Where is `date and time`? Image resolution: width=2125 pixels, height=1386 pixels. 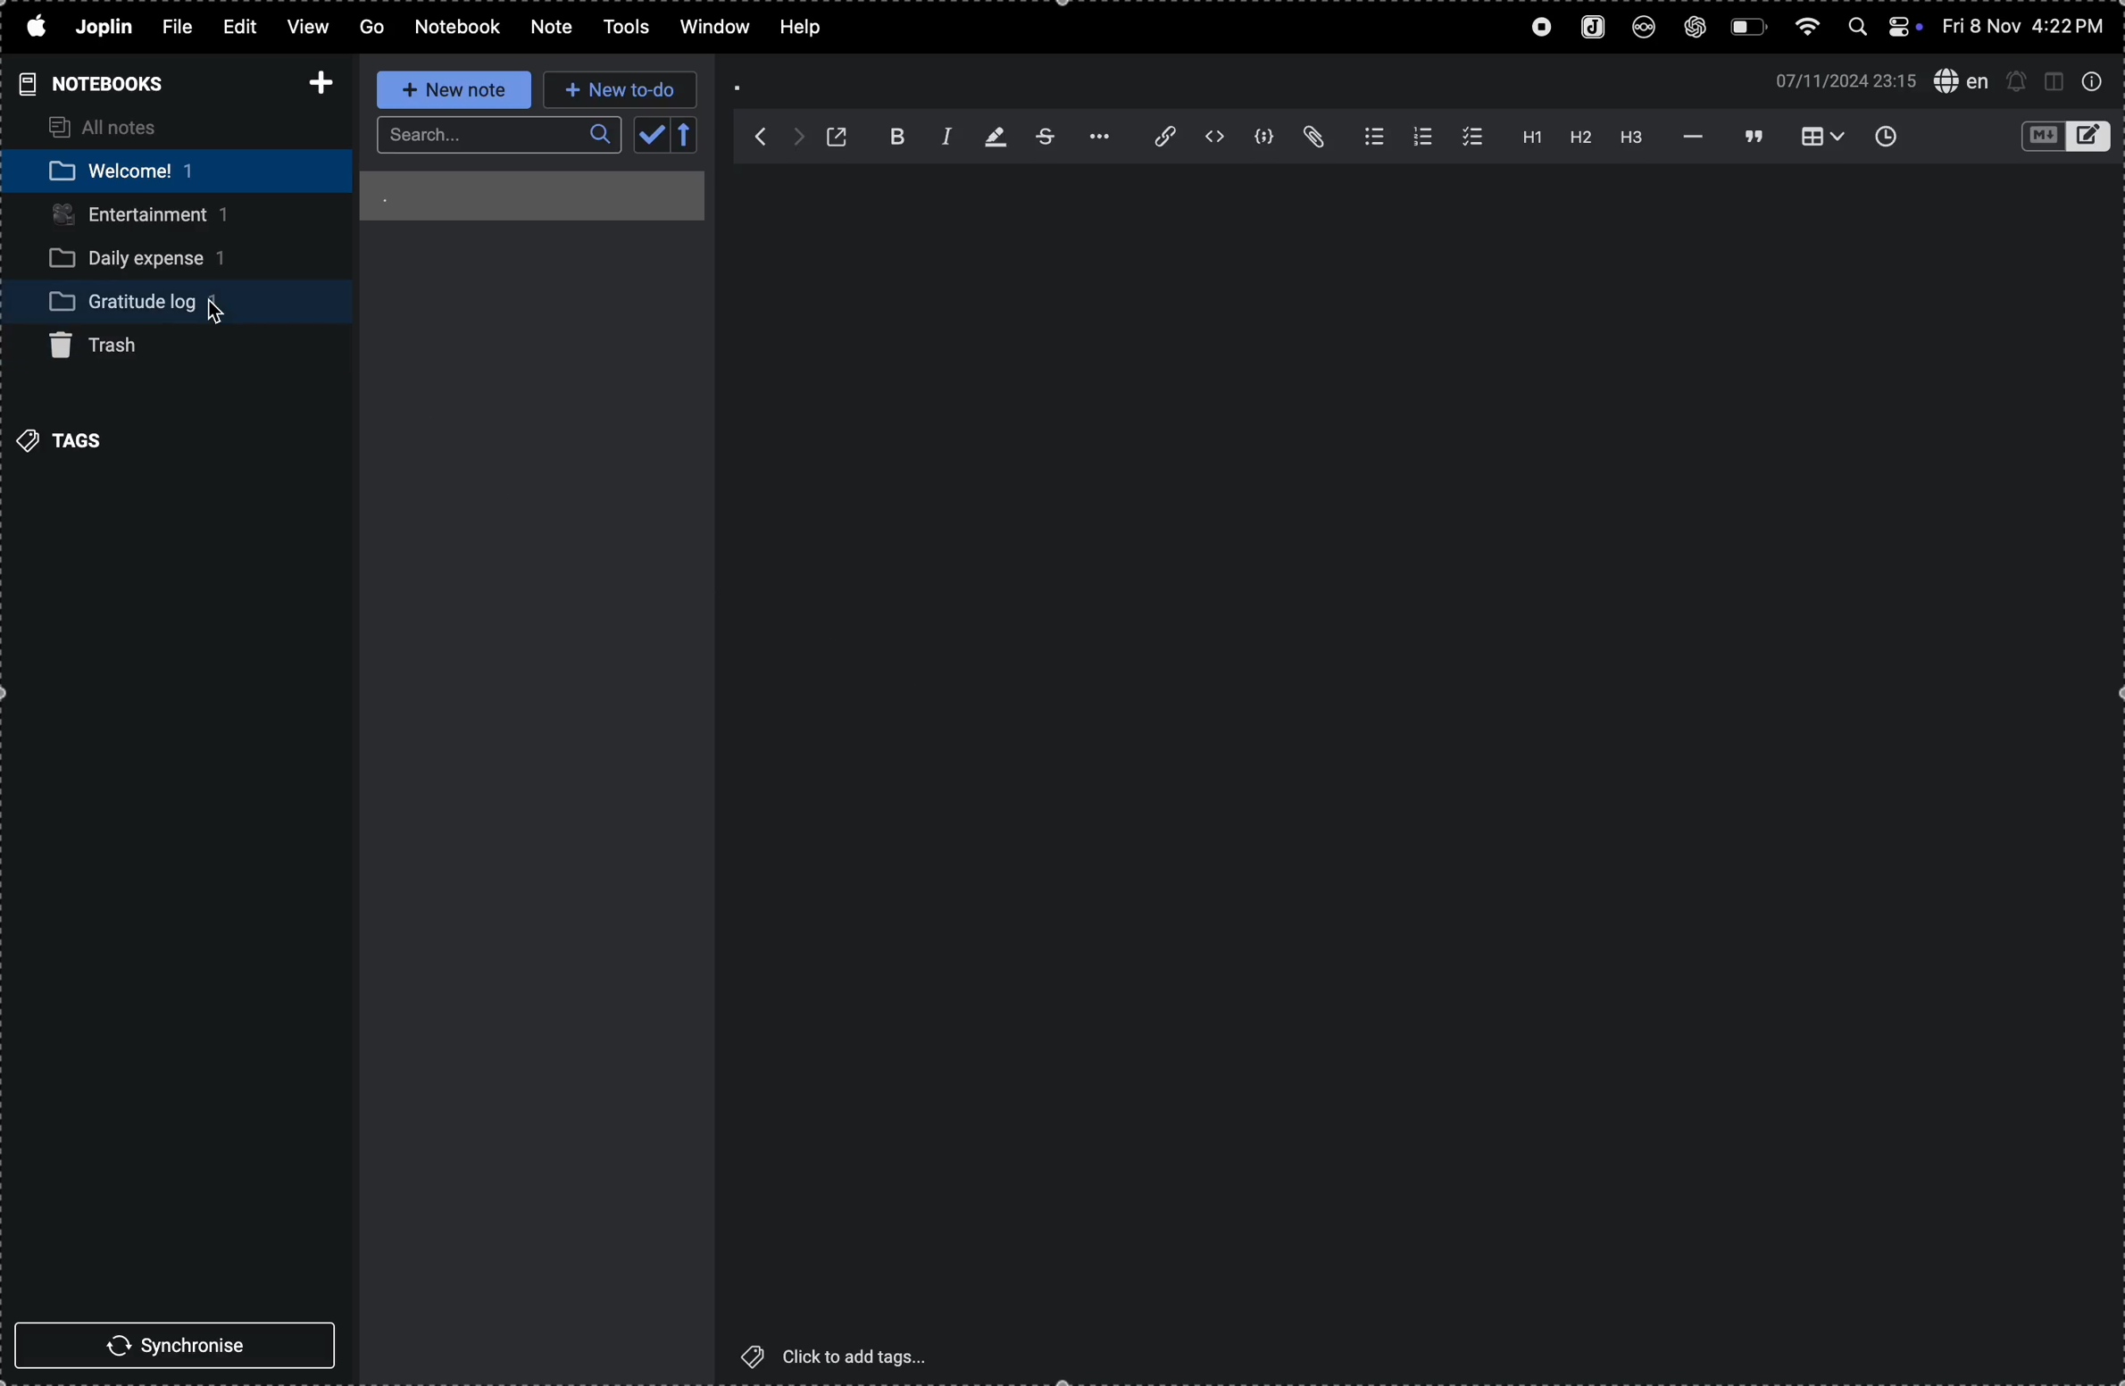 date and time is located at coordinates (2021, 26).